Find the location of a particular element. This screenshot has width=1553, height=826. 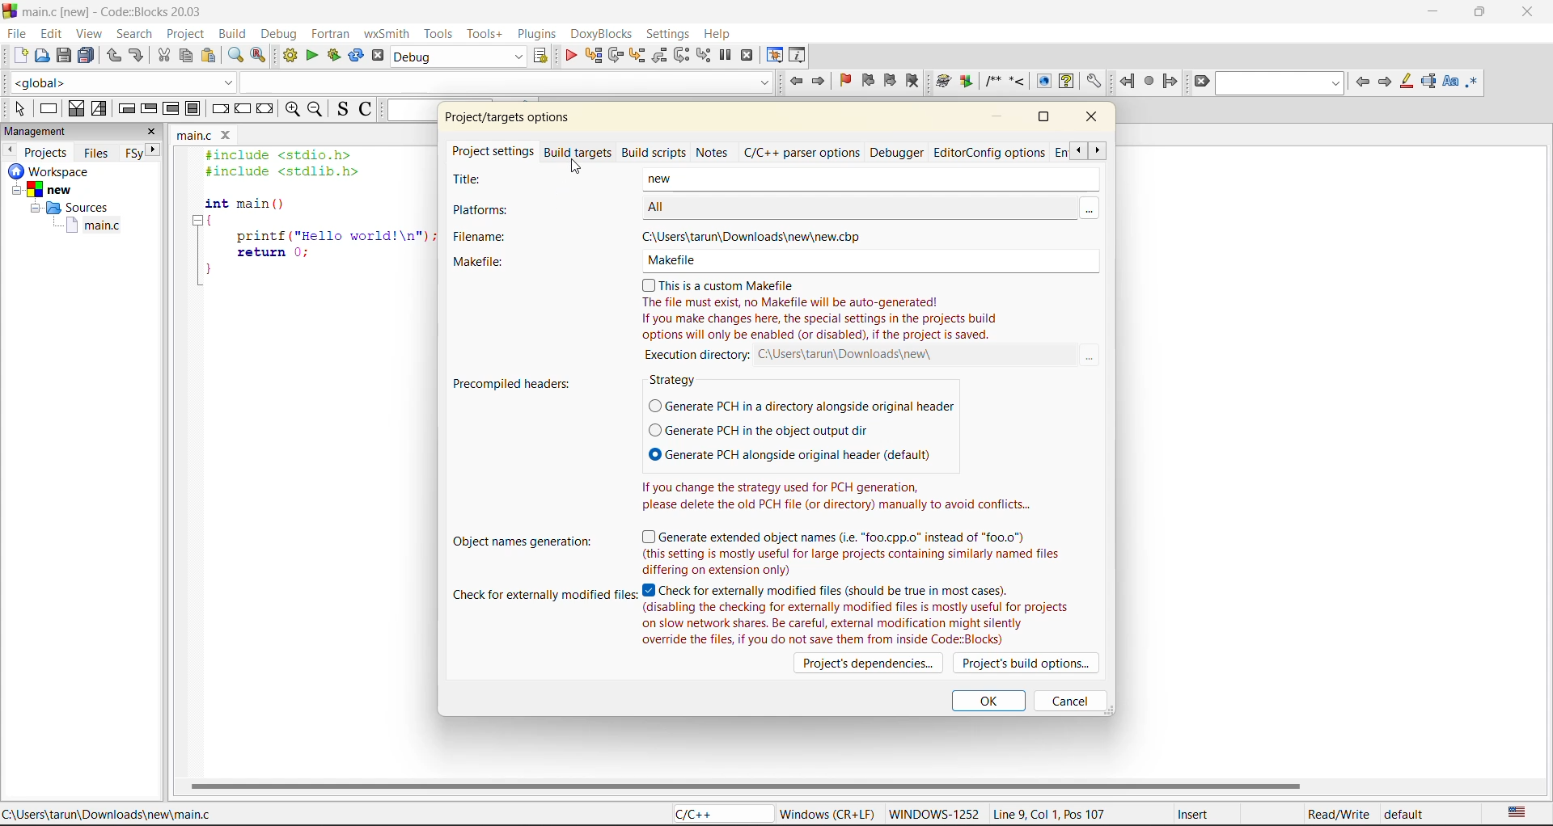

previous bookmark is located at coordinates (869, 81).